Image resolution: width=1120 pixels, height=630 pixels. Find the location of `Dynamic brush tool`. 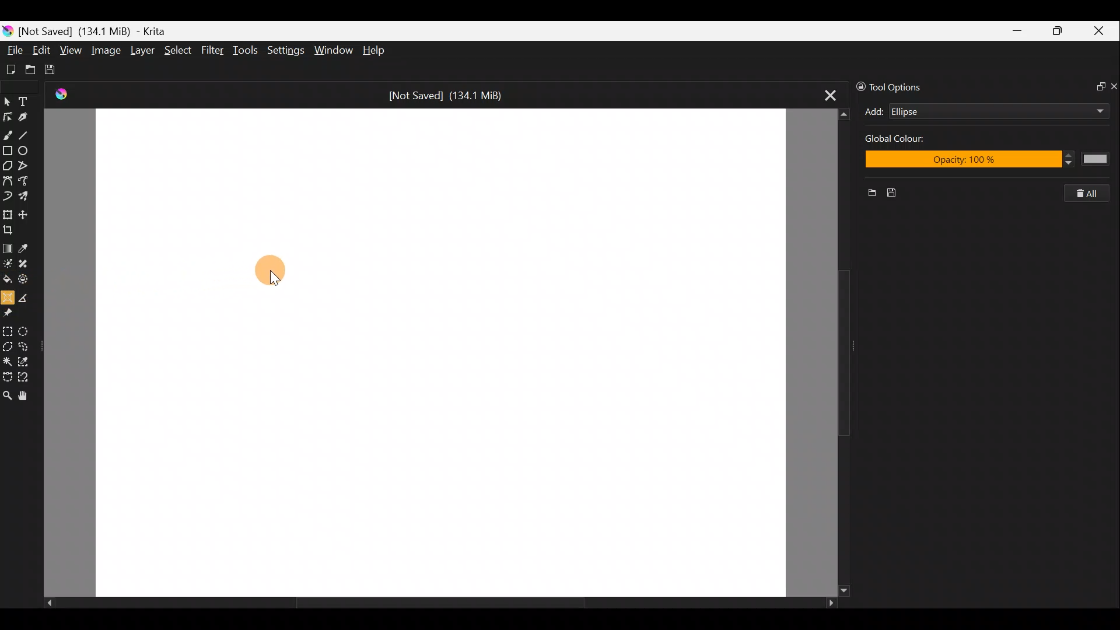

Dynamic brush tool is located at coordinates (7, 197).